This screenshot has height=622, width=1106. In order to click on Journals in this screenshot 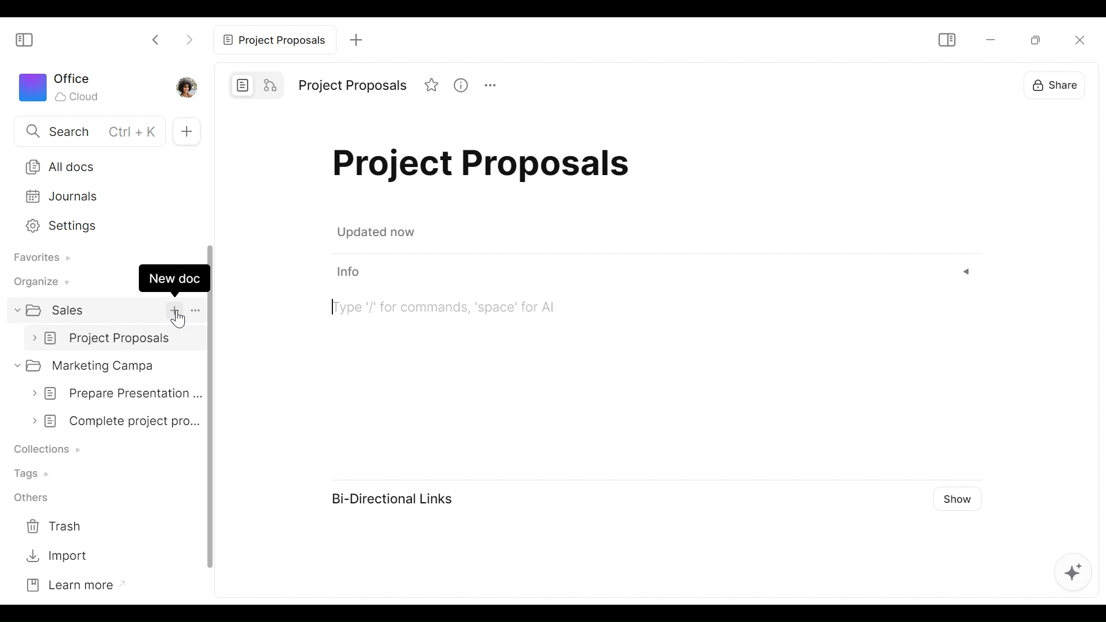, I will do `click(101, 196)`.